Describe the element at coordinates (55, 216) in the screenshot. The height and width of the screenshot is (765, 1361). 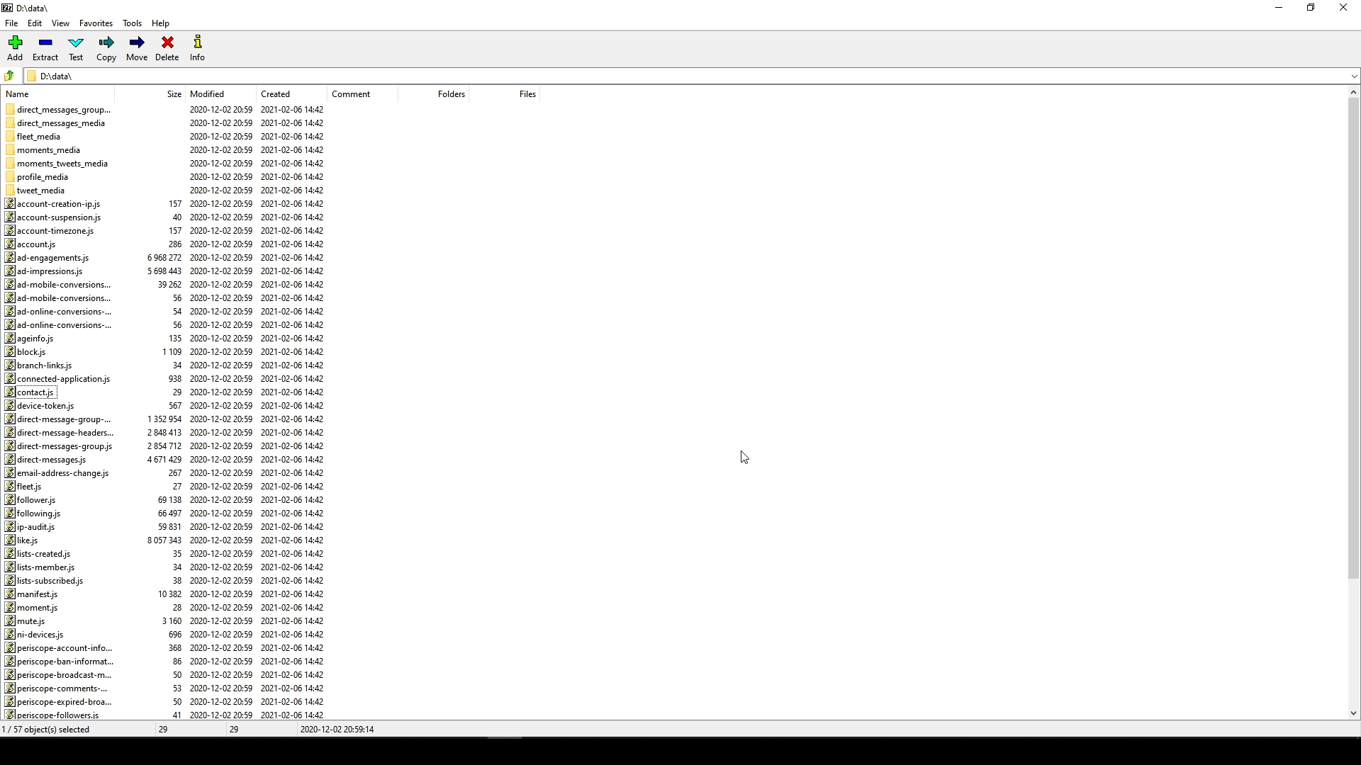
I see `account-suspension.js` at that location.